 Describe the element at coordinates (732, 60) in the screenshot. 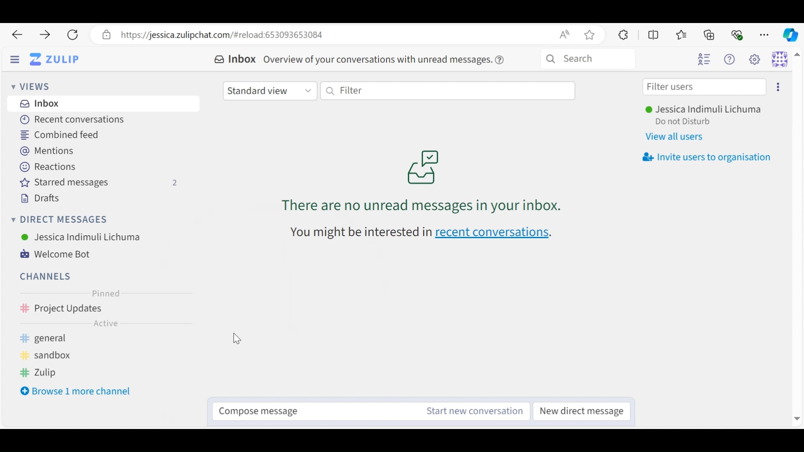

I see `Help Menu` at that location.